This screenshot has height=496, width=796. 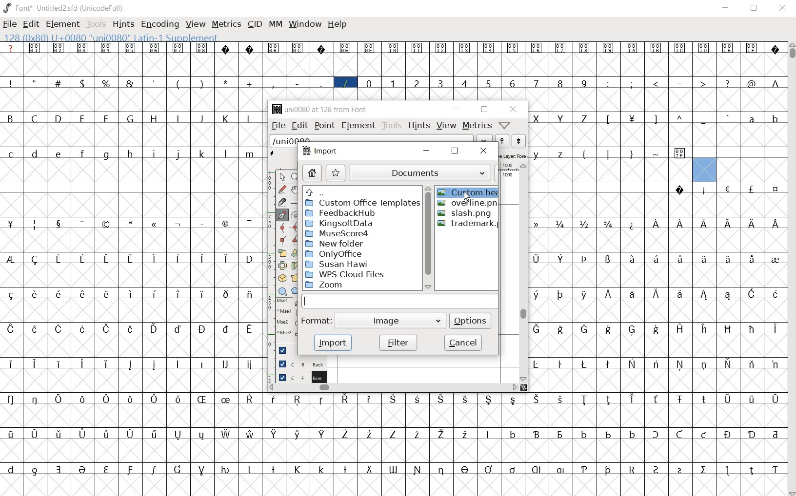 What do you see at coordinates (179, 225) in the screenshot?
I see `glyph` at bounding box center [179, 225].